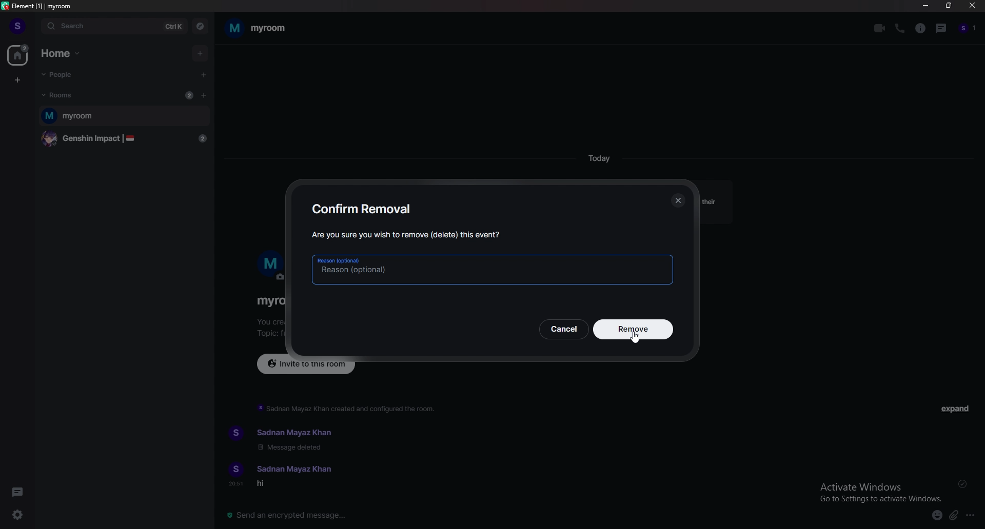  I want to click on options, so click(972, 515).